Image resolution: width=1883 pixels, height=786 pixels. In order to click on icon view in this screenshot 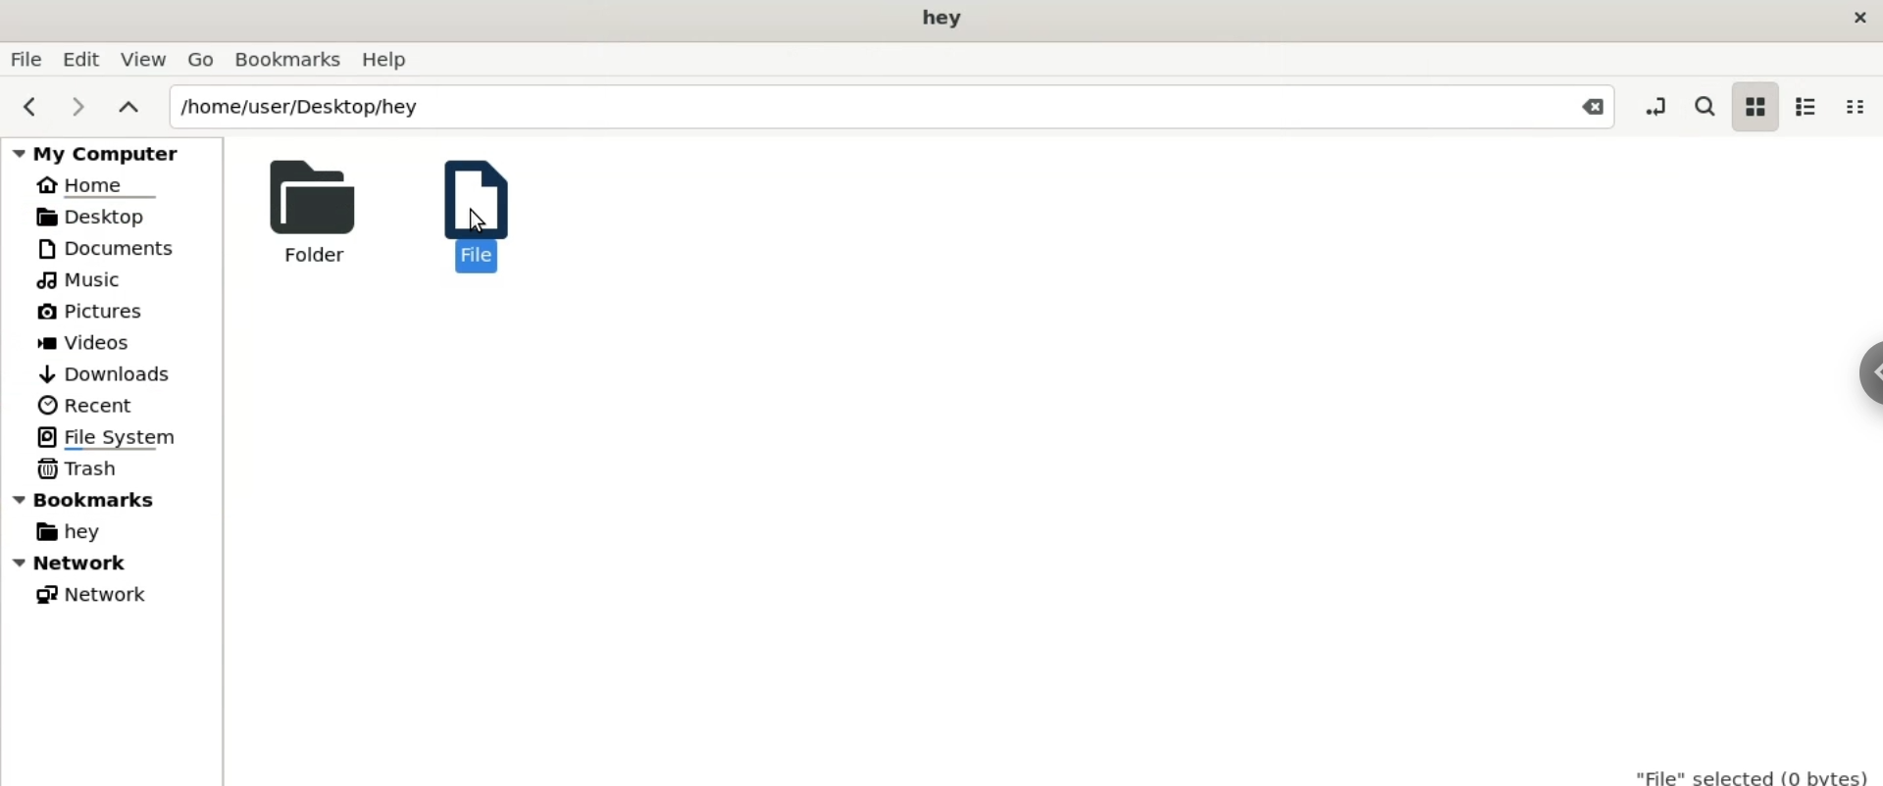, I will do `click(1754, 108)`.